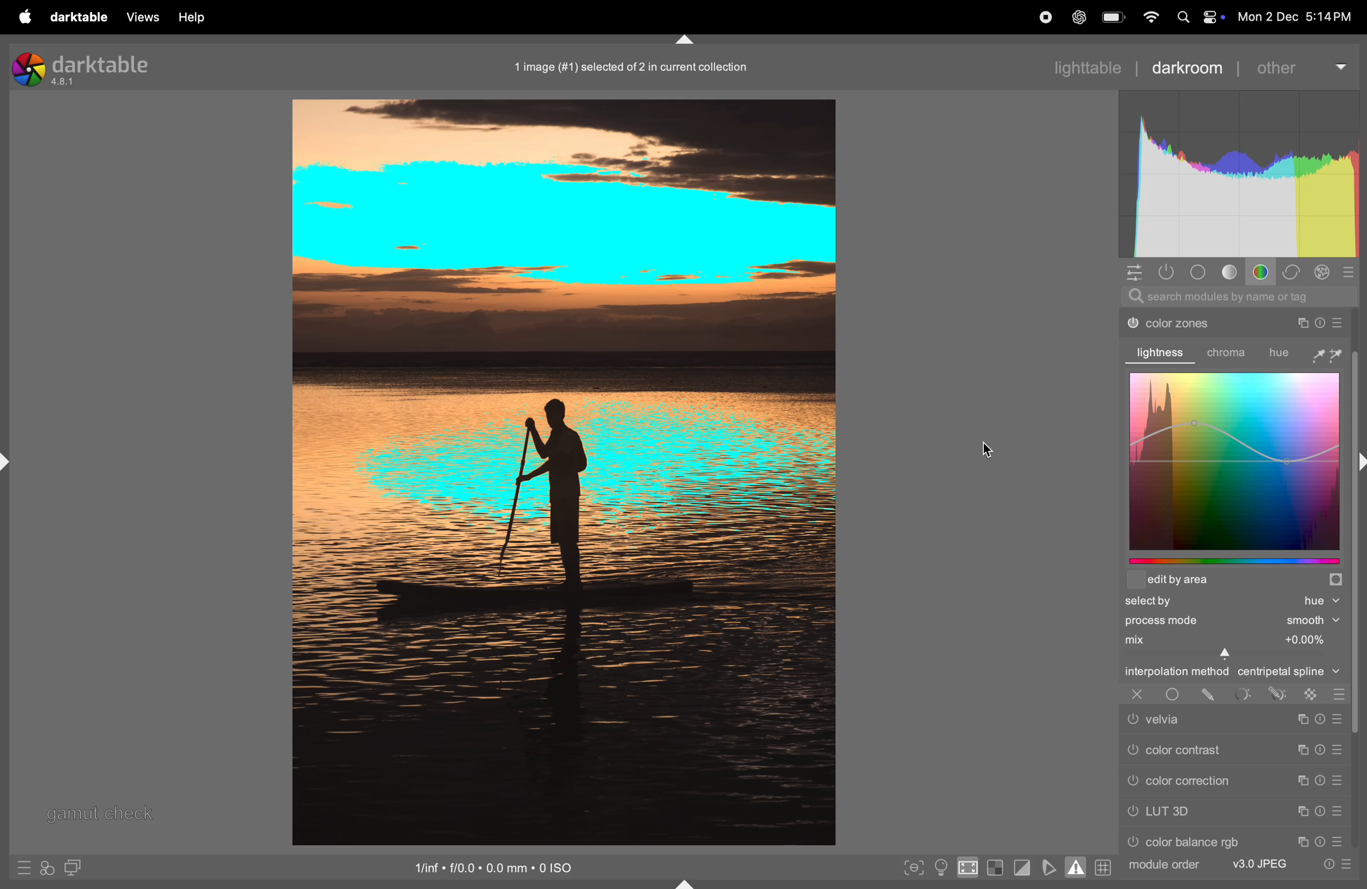 The image size is (1367, 889). Describe the element at coordinates (995, 867) in the screenshot. I see `toggle indication of raw exposure` at that location.